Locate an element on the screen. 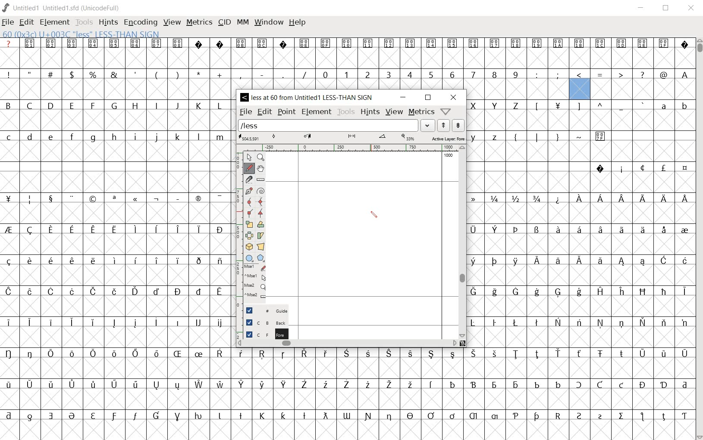  empty cells is located at coordinates (116, 89).